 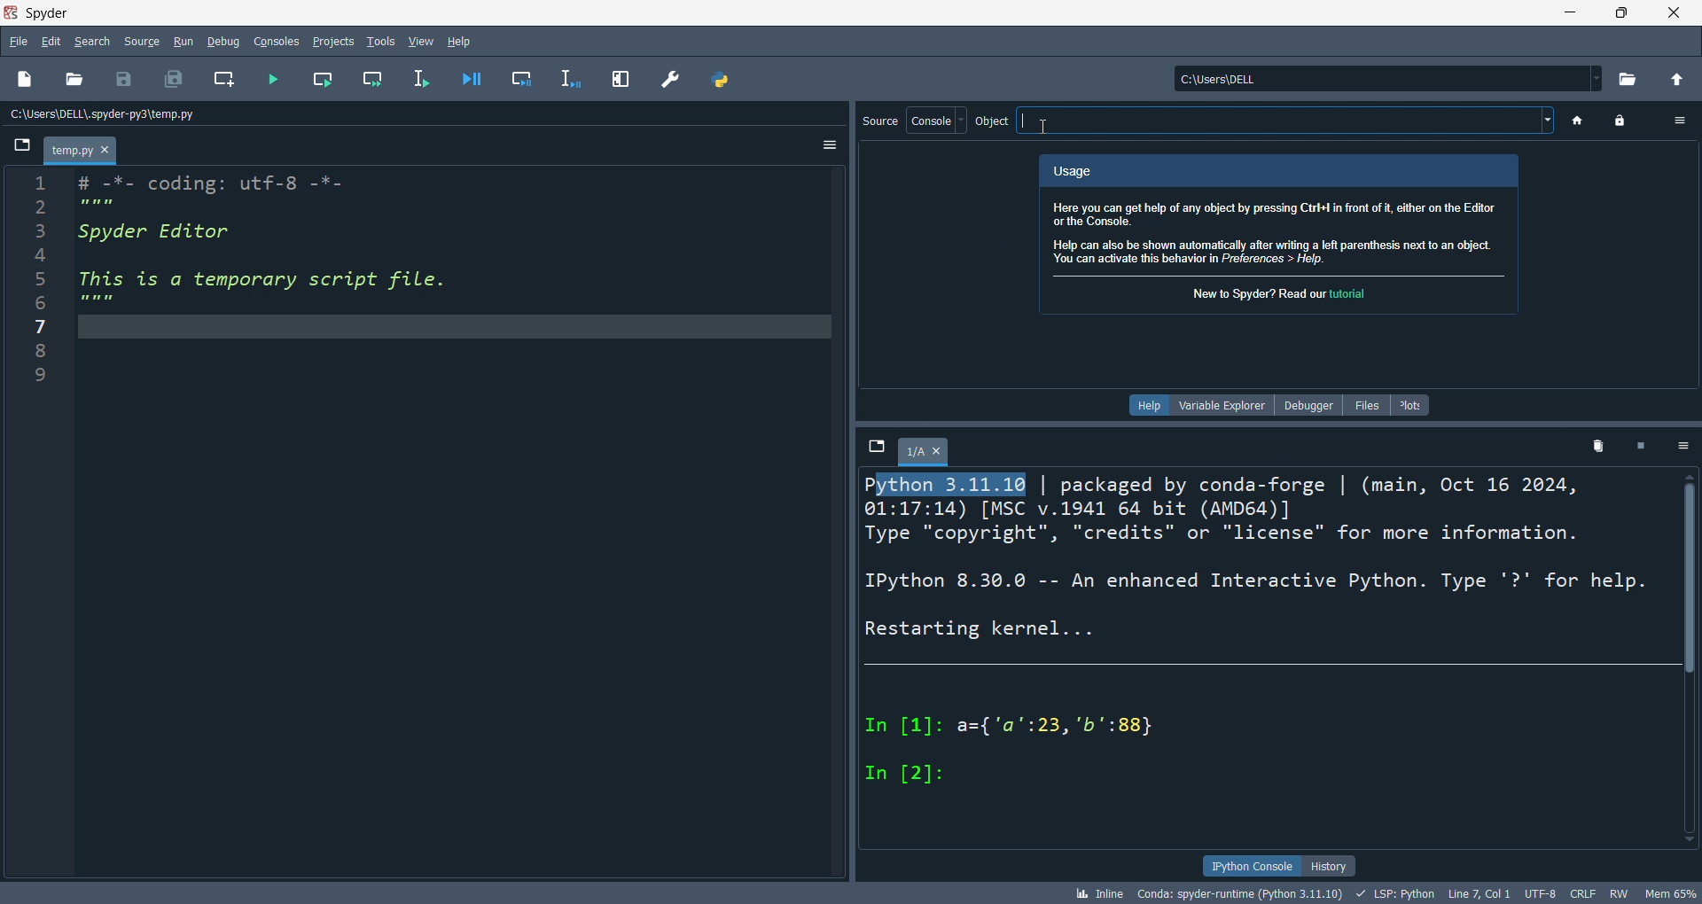 What do you see at coordinates (418, 76) in the screenshot?
I see `runline` at bounding box center [418, 76].